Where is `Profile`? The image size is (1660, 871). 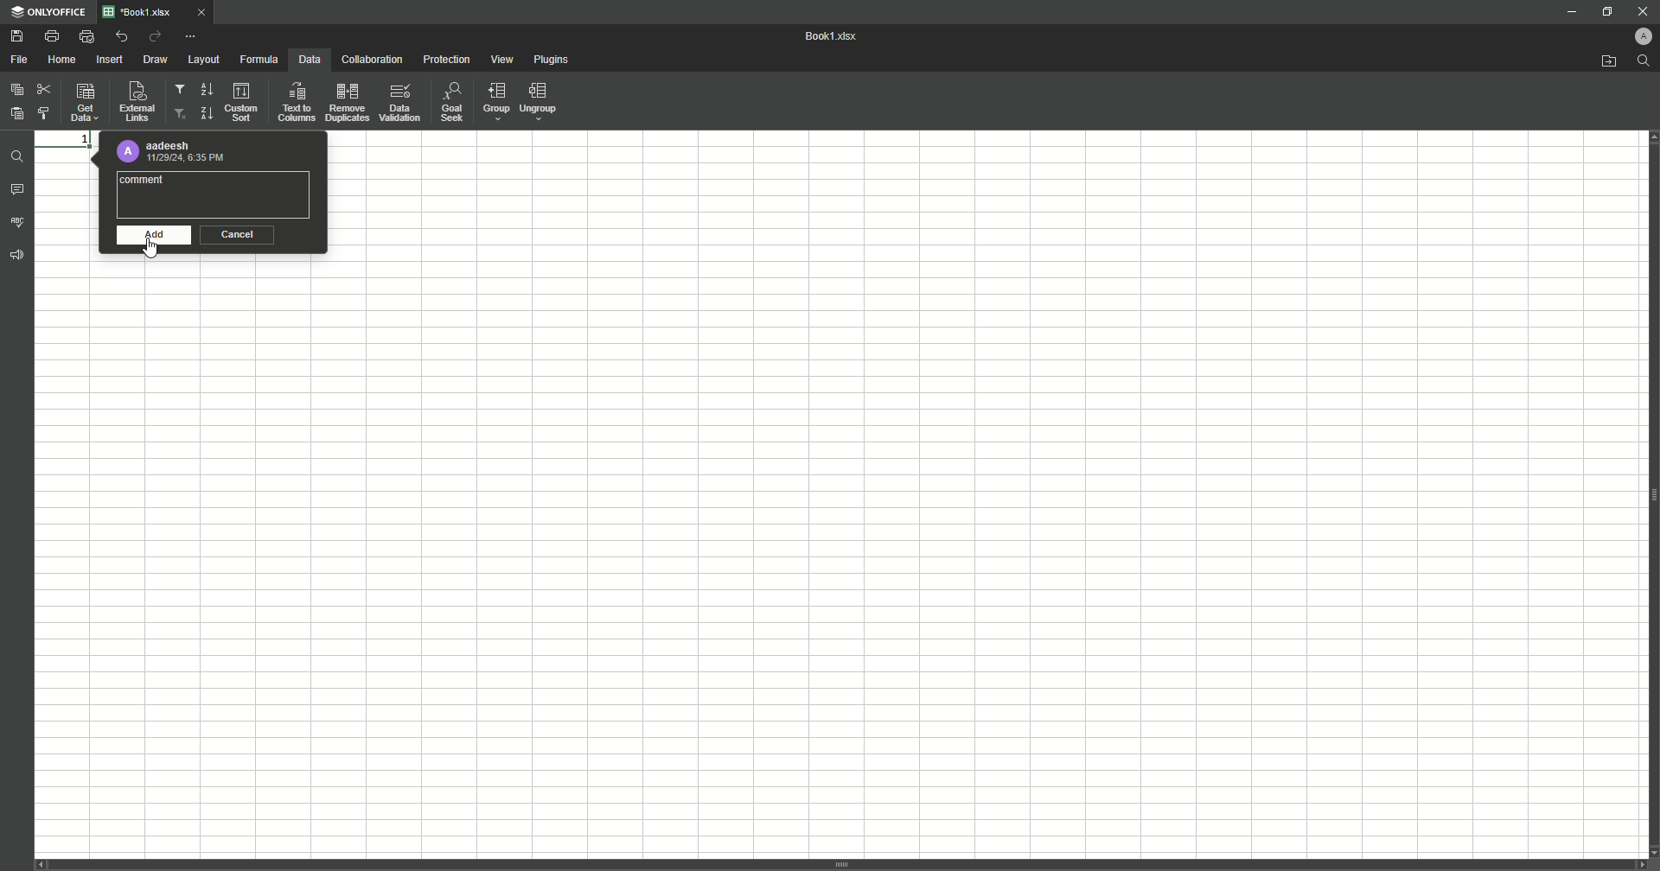 Profile is located at coordinates (1637, 36).